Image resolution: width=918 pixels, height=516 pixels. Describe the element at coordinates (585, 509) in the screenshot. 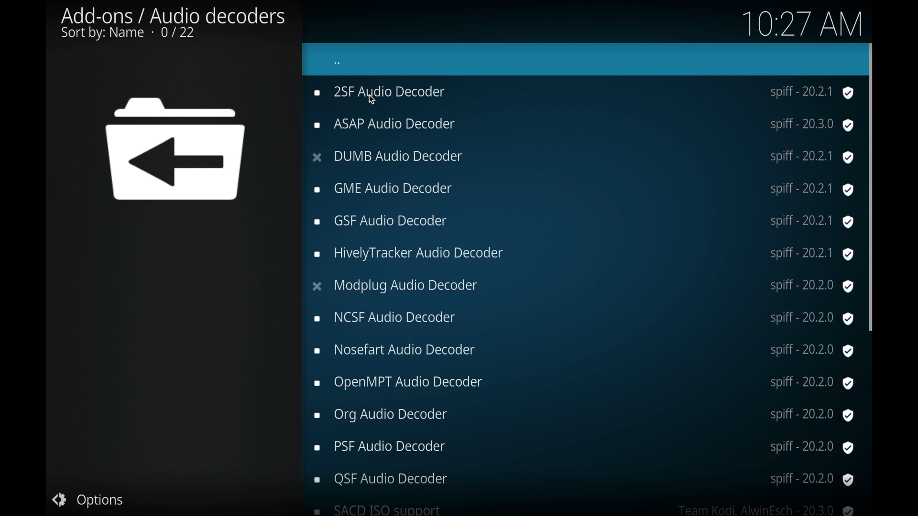

I see `sacd iso support` at that location.